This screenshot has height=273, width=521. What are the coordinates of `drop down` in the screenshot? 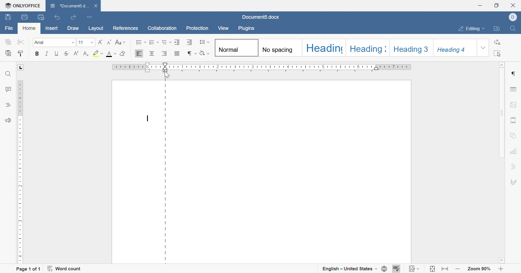 It's located at (72, 43).